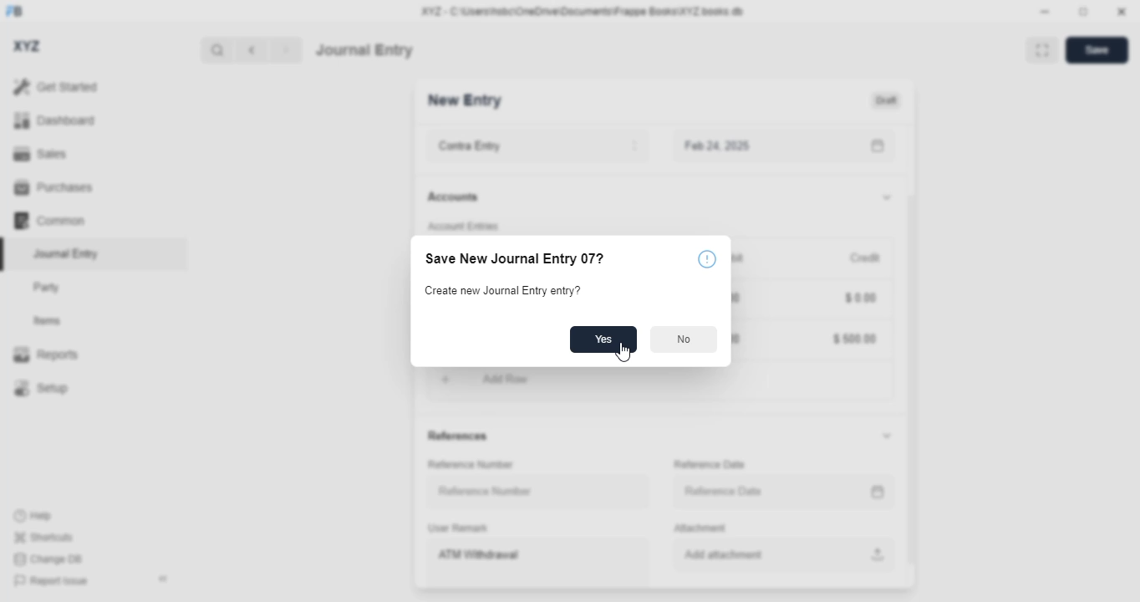 The image size is (1140, 602). I want to click on ATM withdrawal, so click(537, 564).